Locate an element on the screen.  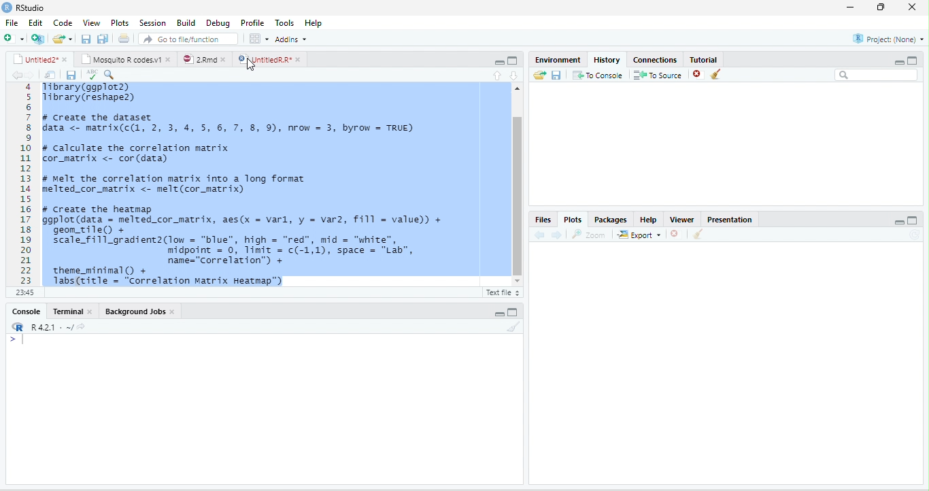
code is located at coordinates (63, 23).